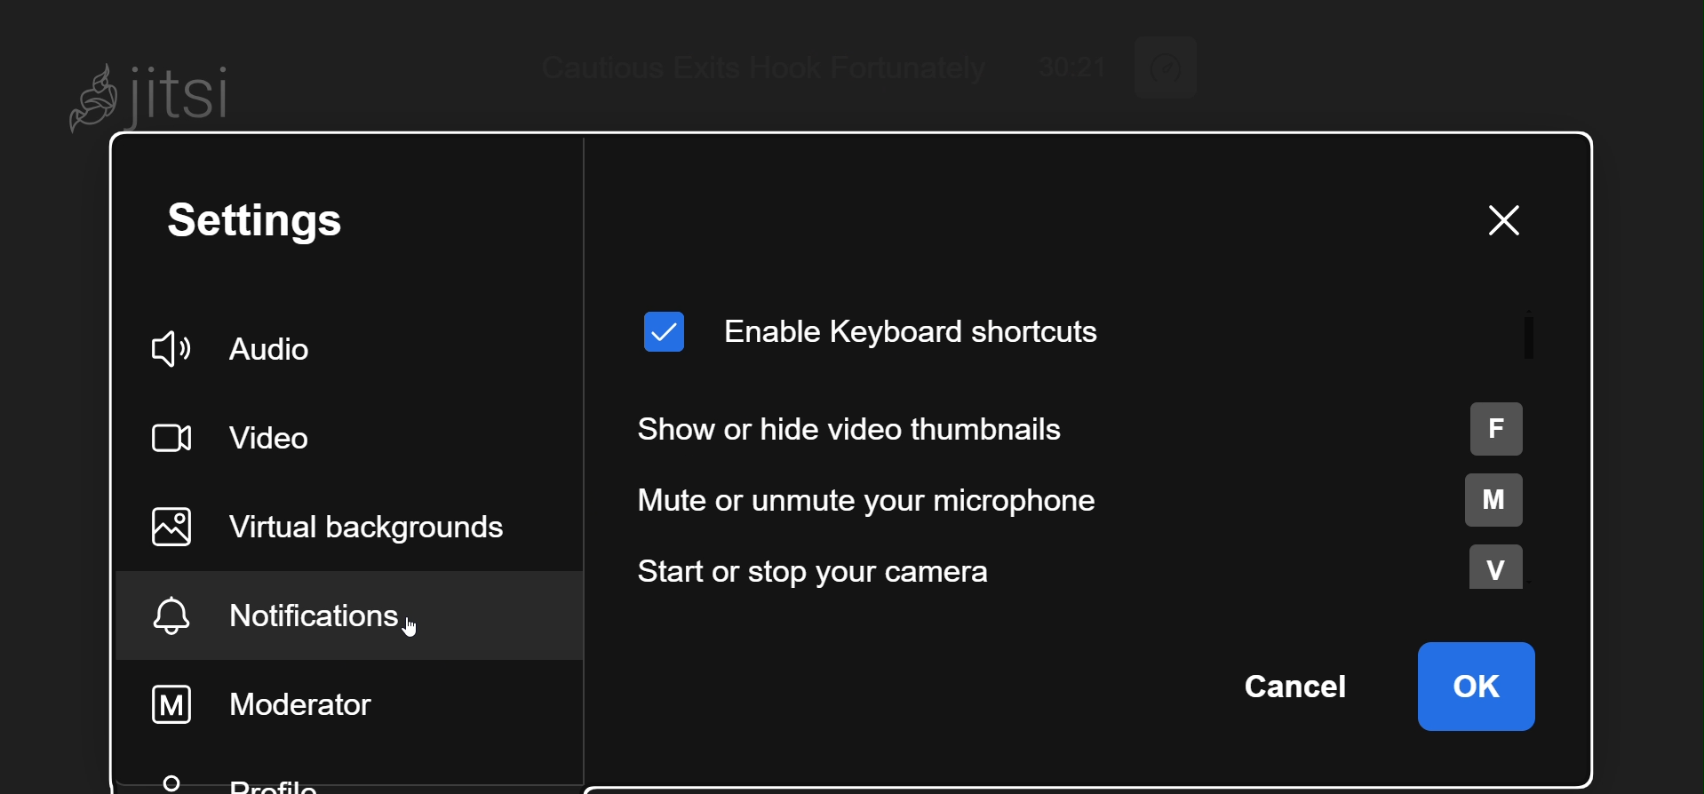  What do you see at coordinates (285, 701) in the screenshot?
I see `moderator` at bounding box center [285, 701].